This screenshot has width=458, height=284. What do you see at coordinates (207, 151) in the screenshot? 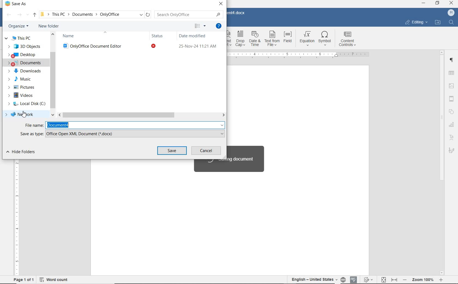
I see `cancel` at bounding box center [207, 151].